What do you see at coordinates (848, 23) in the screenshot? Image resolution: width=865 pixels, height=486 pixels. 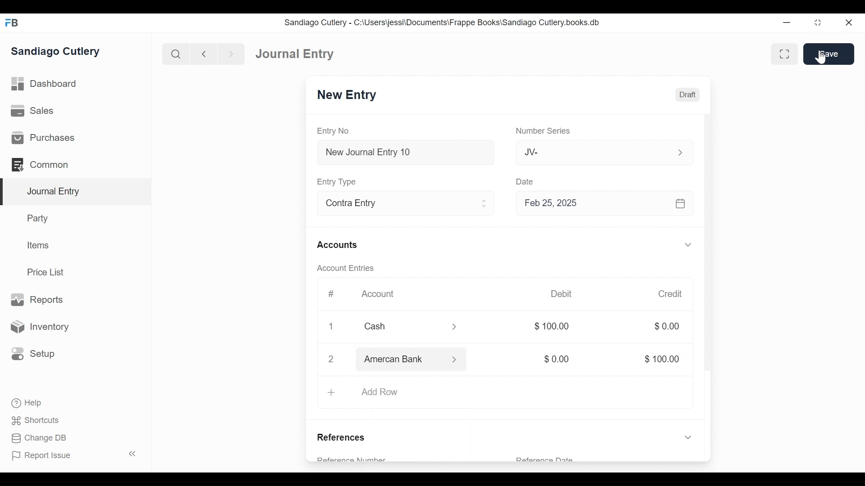 I see `Close` at bounding box center [848, 23].